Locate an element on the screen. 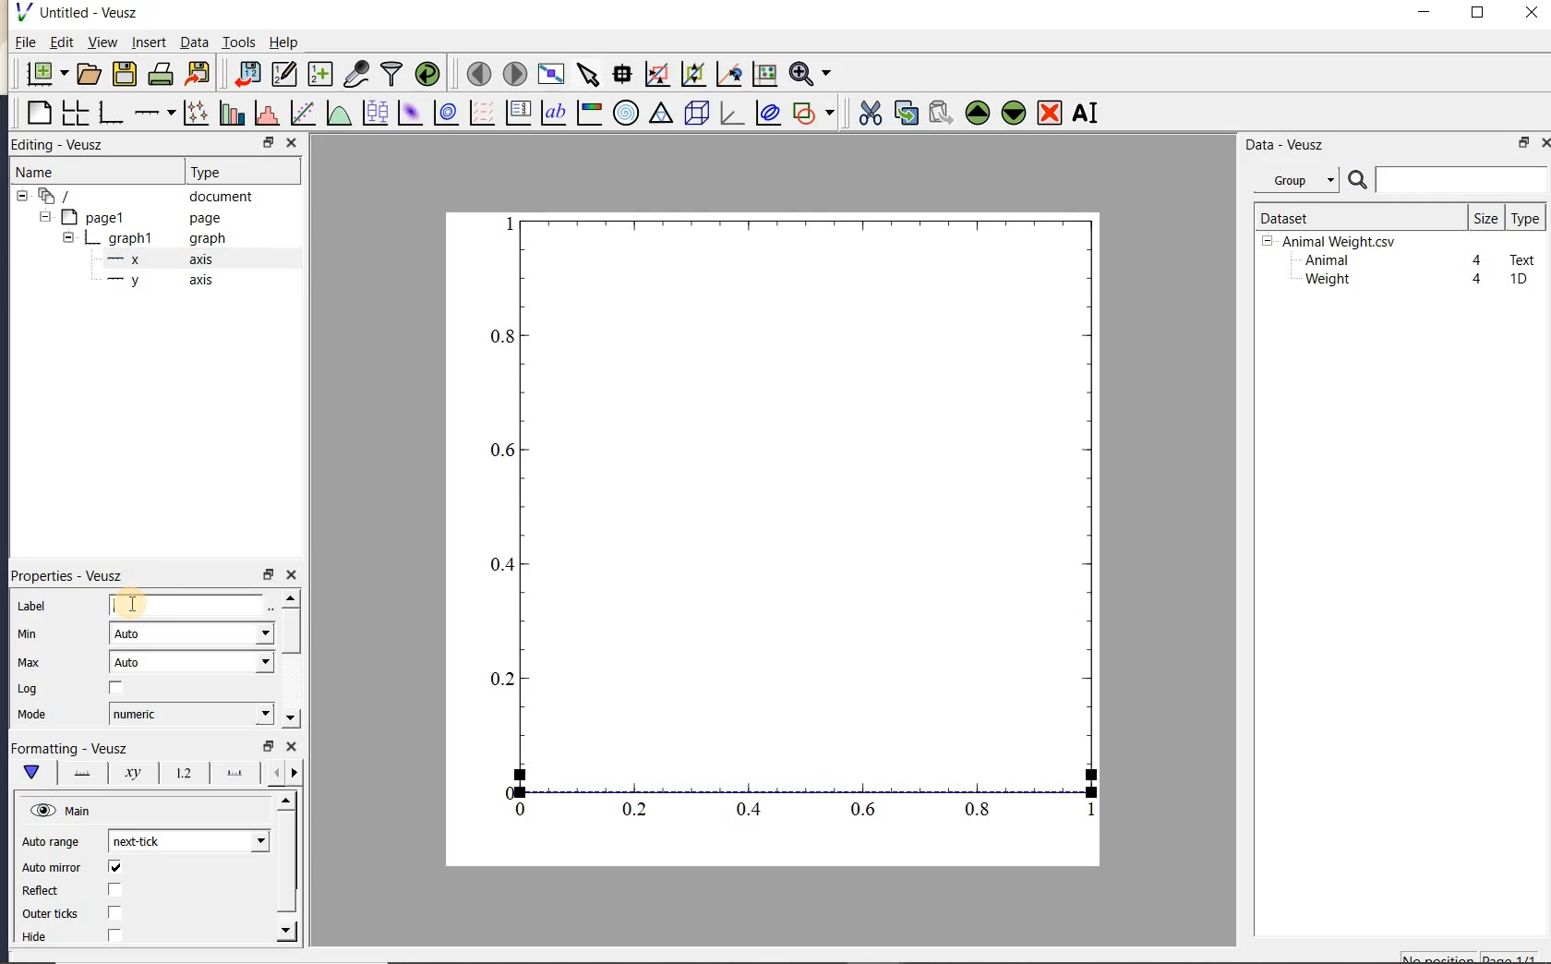 This screenshot has width=1551, height=964. axis is located at coordinates (155, 259).